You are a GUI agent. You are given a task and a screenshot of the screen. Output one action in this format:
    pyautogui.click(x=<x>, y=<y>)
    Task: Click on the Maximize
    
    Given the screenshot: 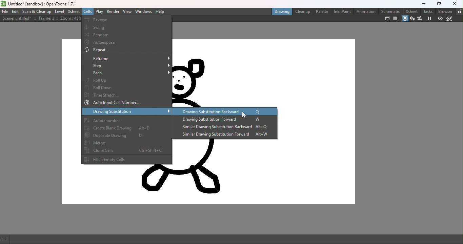 What is the action you would take?
    pyautogui.click(x=440, y=3)
    